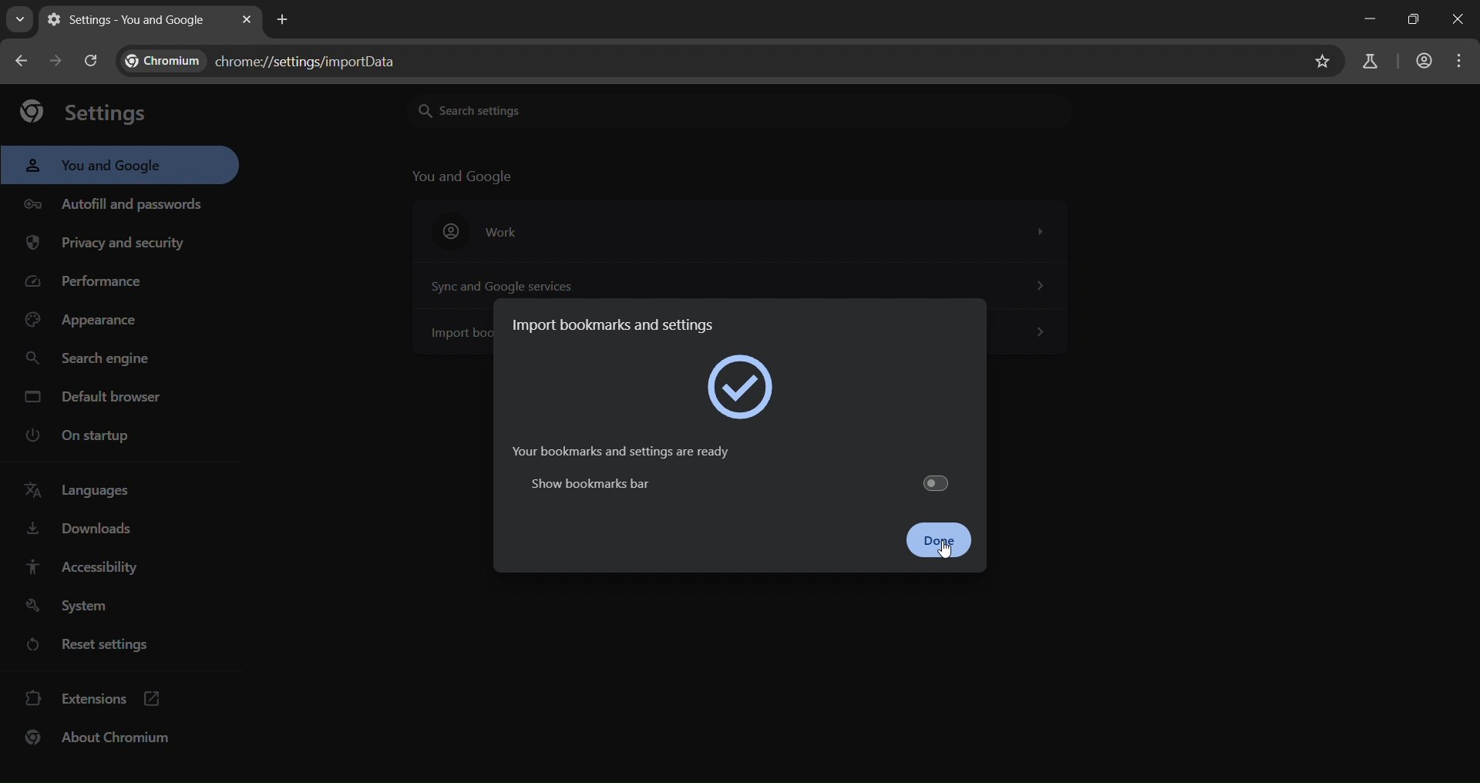  I want to click on you and google, so click(96, 166).